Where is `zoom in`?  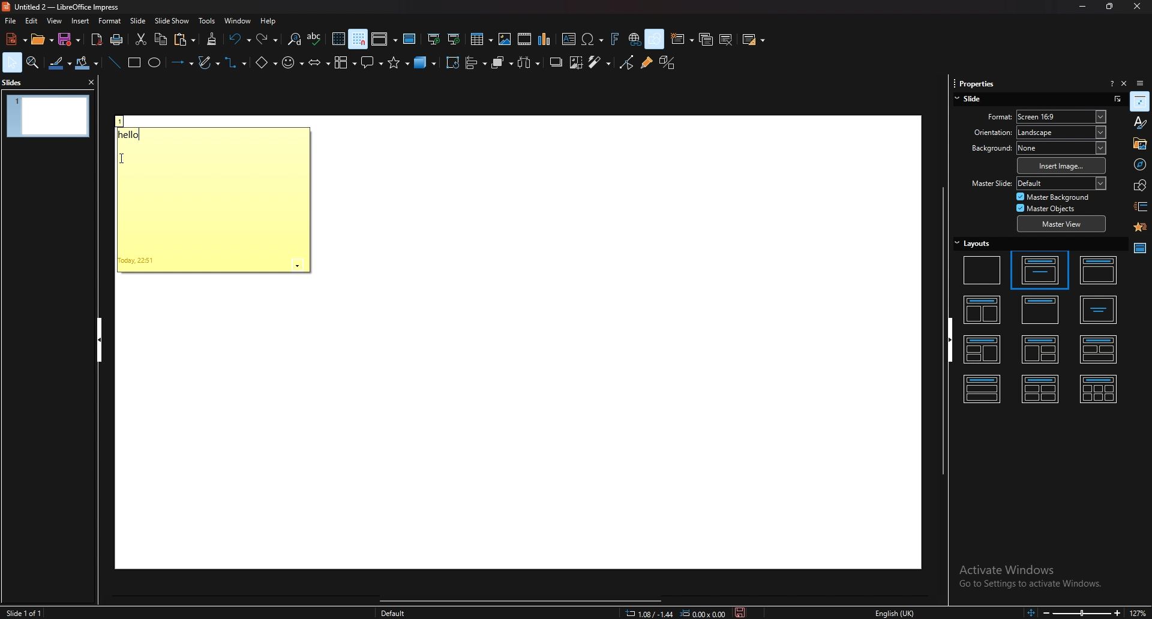
zoom in is located at coordinates (1117, 612).